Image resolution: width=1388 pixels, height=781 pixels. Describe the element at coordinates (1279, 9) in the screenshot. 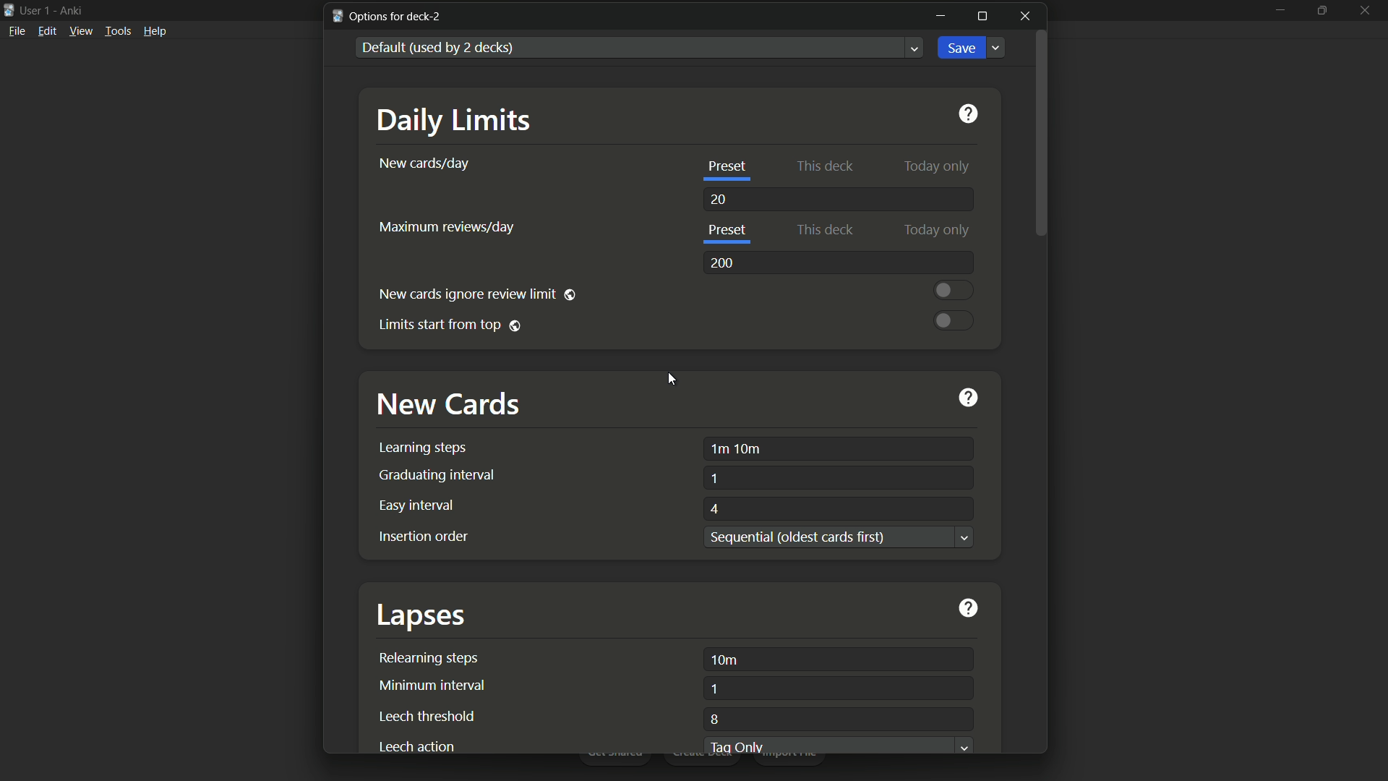

I see `minimize` at that location.